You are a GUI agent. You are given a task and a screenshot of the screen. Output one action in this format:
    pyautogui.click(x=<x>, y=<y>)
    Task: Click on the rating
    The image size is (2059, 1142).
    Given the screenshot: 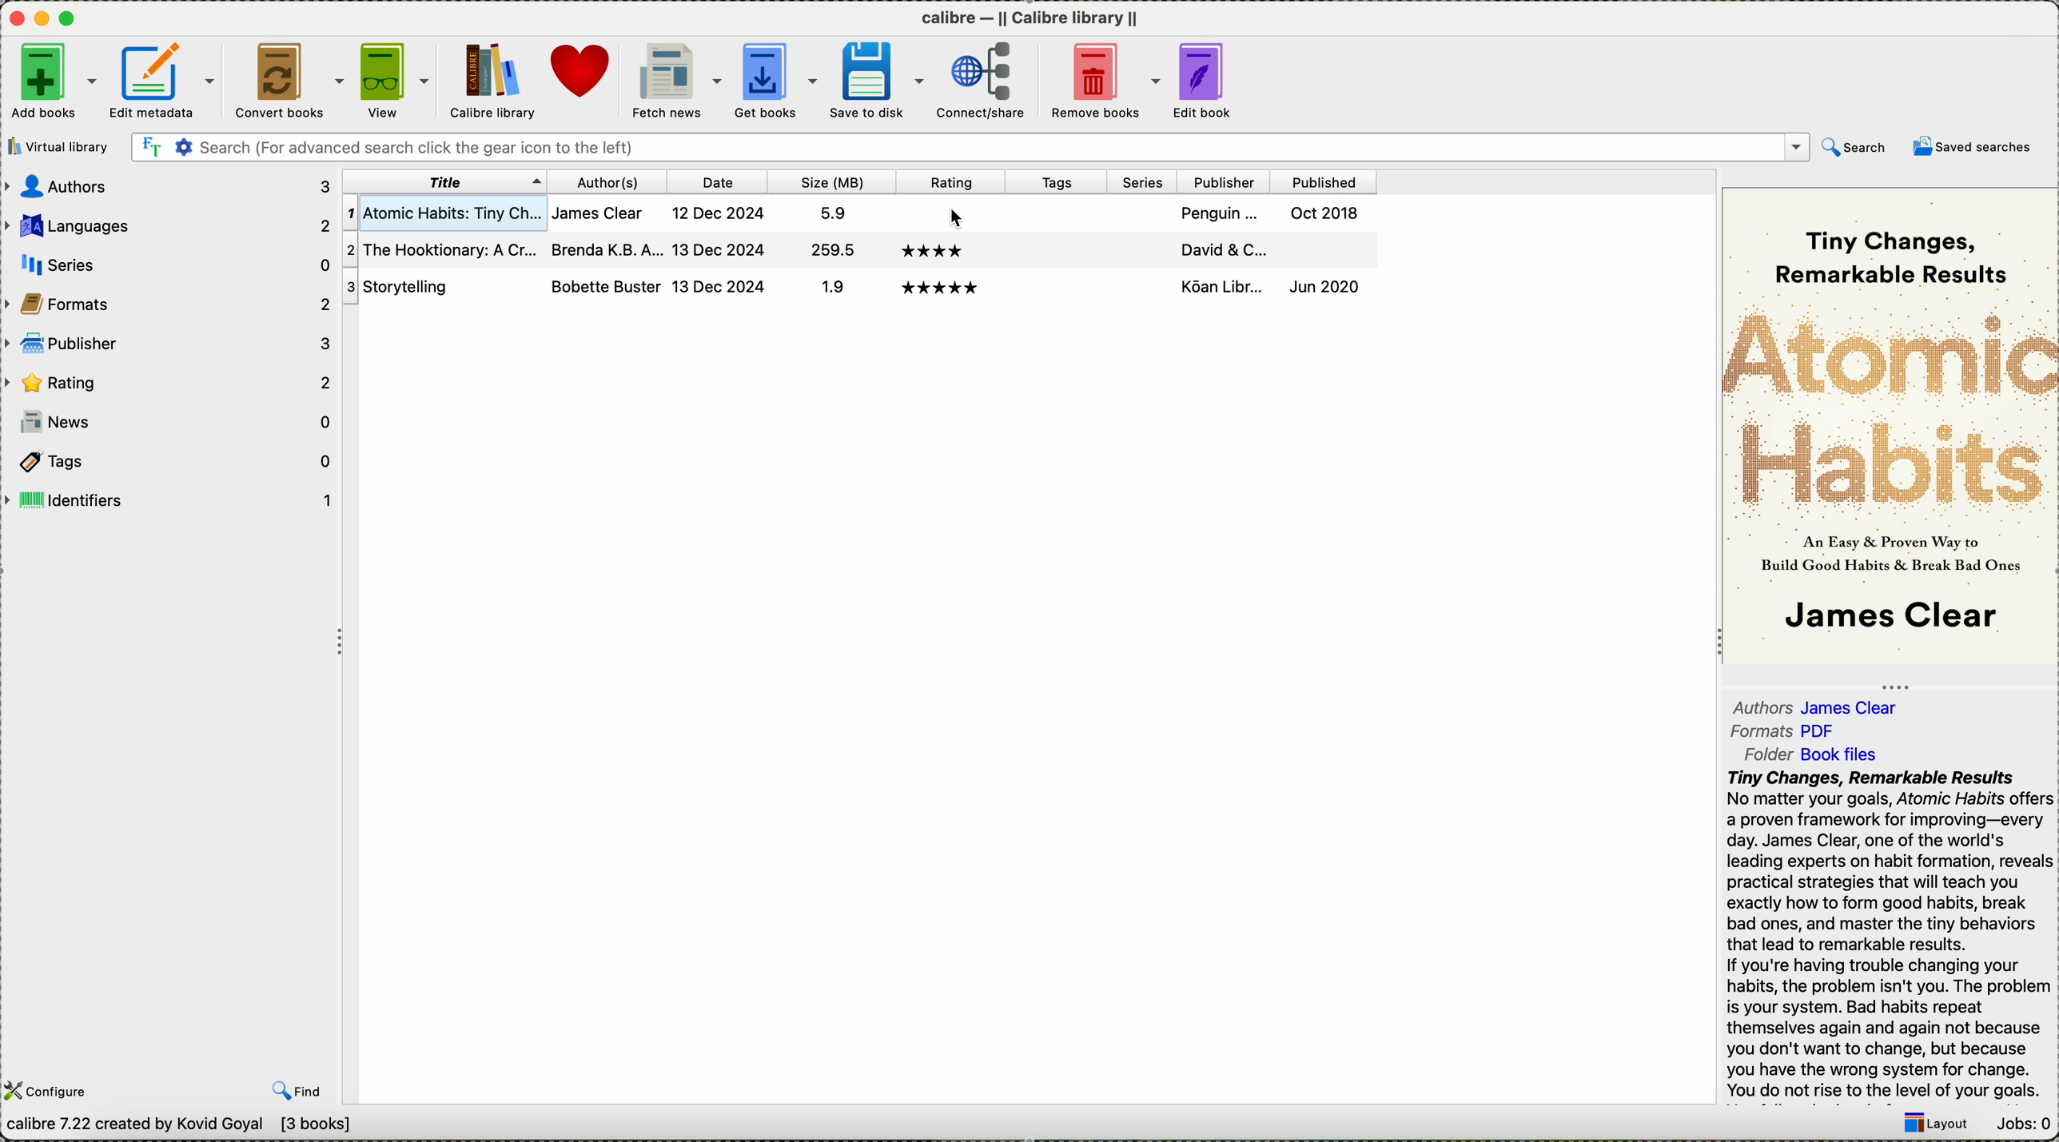 What is the action you would take?
    pyautogui.click(x=950, y=213)
    